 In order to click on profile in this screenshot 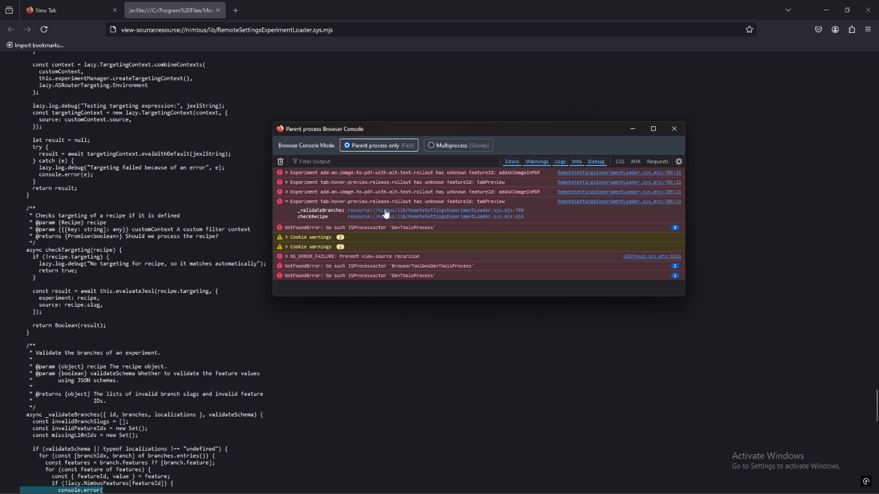, I will do `click(836, 30)`.